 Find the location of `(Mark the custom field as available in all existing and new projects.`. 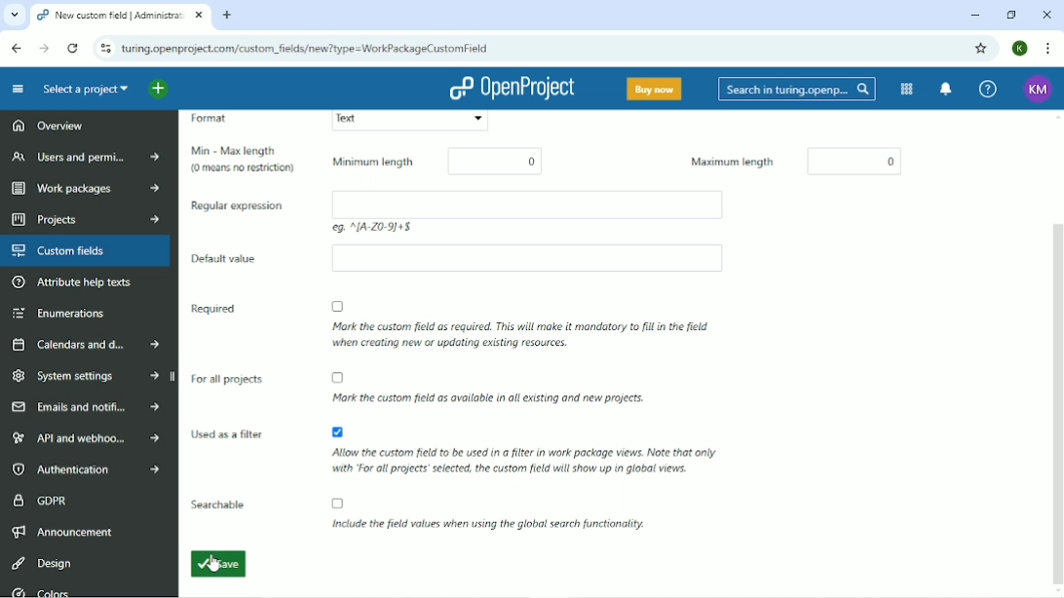

(Mark the custom field as available in all existing and new projects. is located at coordinates (520, 391).